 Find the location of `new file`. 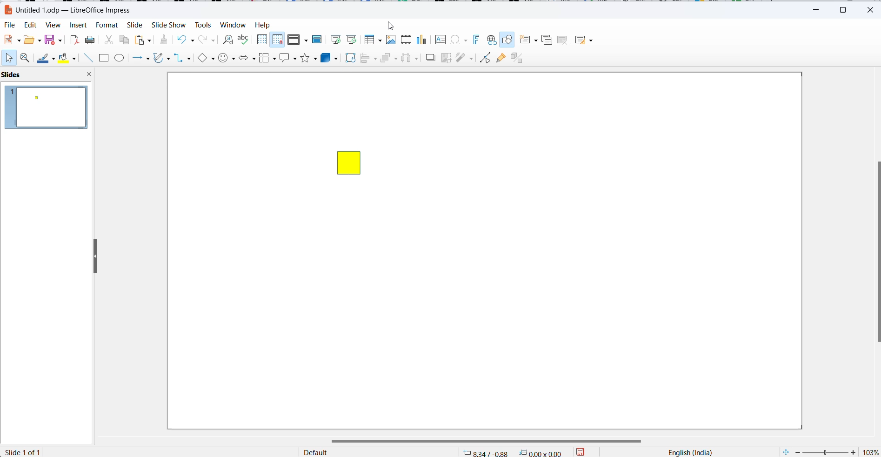

new file is located at coordinates (11, 40).